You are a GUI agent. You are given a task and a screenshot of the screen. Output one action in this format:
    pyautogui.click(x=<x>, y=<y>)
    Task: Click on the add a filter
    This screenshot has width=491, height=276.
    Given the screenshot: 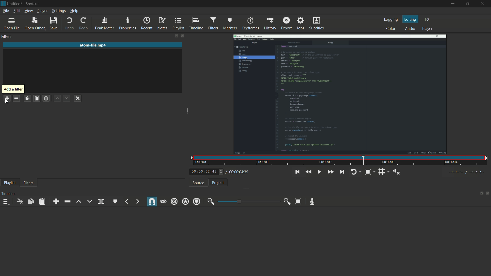 What is the action you would take?
    pyautogui.click(x=13, y=89)
    